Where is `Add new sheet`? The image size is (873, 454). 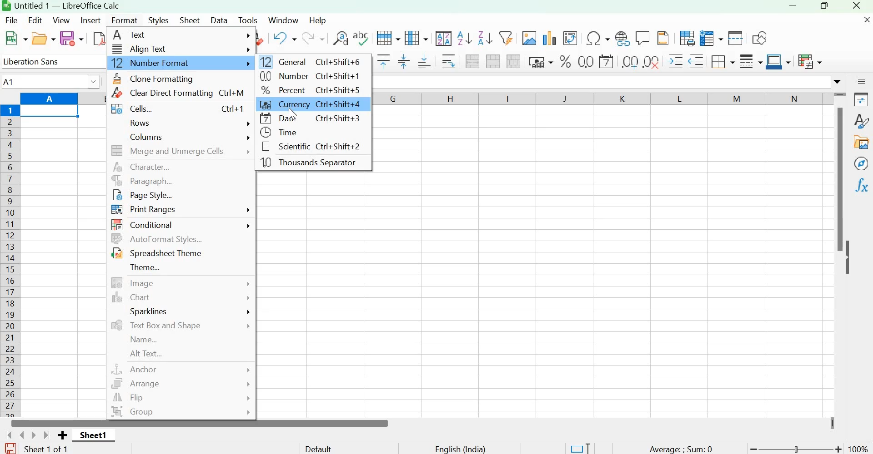 Add new sheet is located at coordinates (62, 435).